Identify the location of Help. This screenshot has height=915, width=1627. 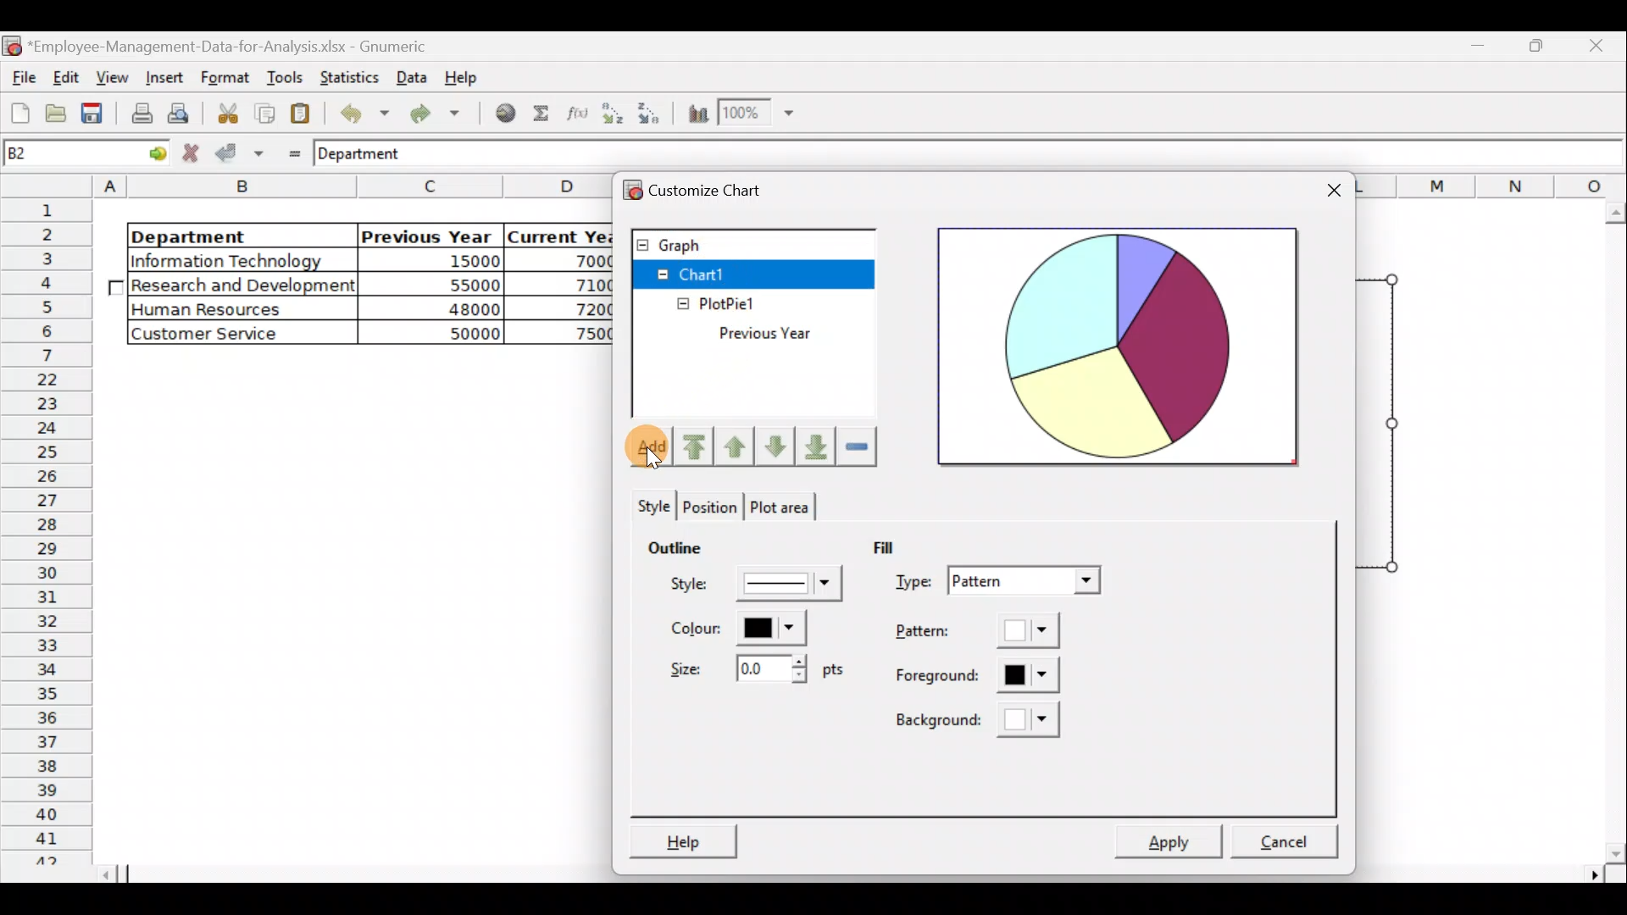
(683, 838).